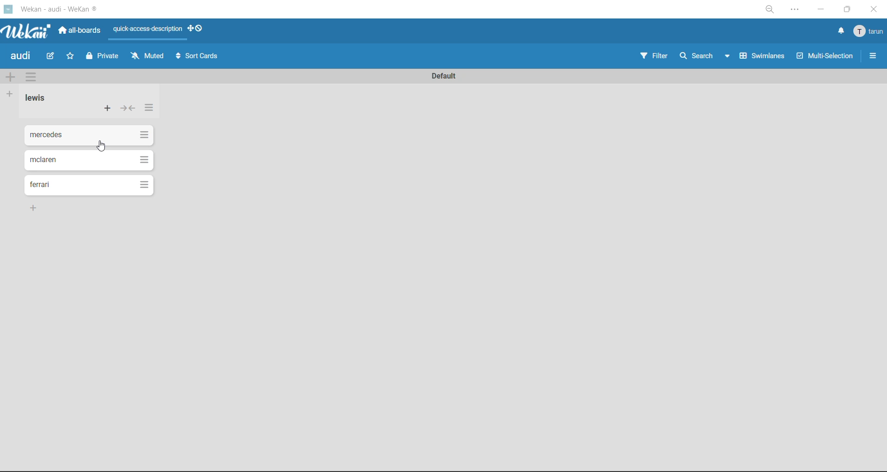 This screenshot has height=472, width=887. I want to click on swimlanes, so click(764, 57).